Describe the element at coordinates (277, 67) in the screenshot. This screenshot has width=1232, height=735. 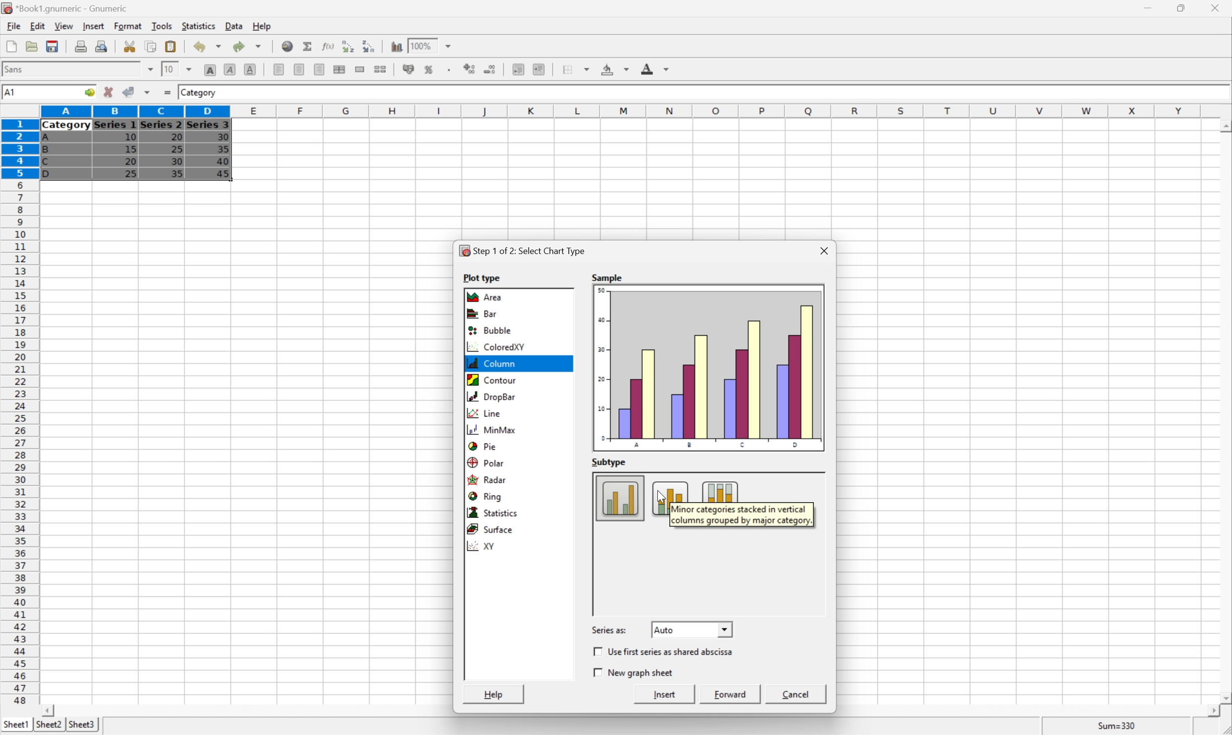
I see `Align Left` at that location.